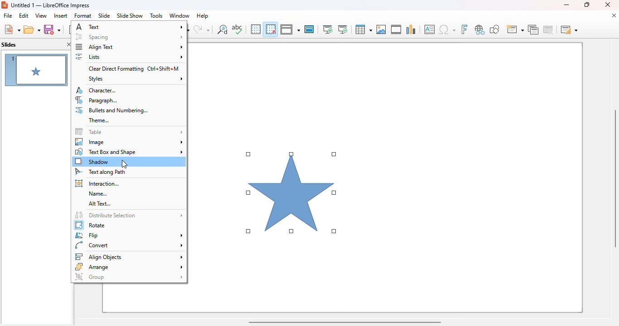 This screenshot has width=619, height=326. I want to click on new slide, so click(514, 29).